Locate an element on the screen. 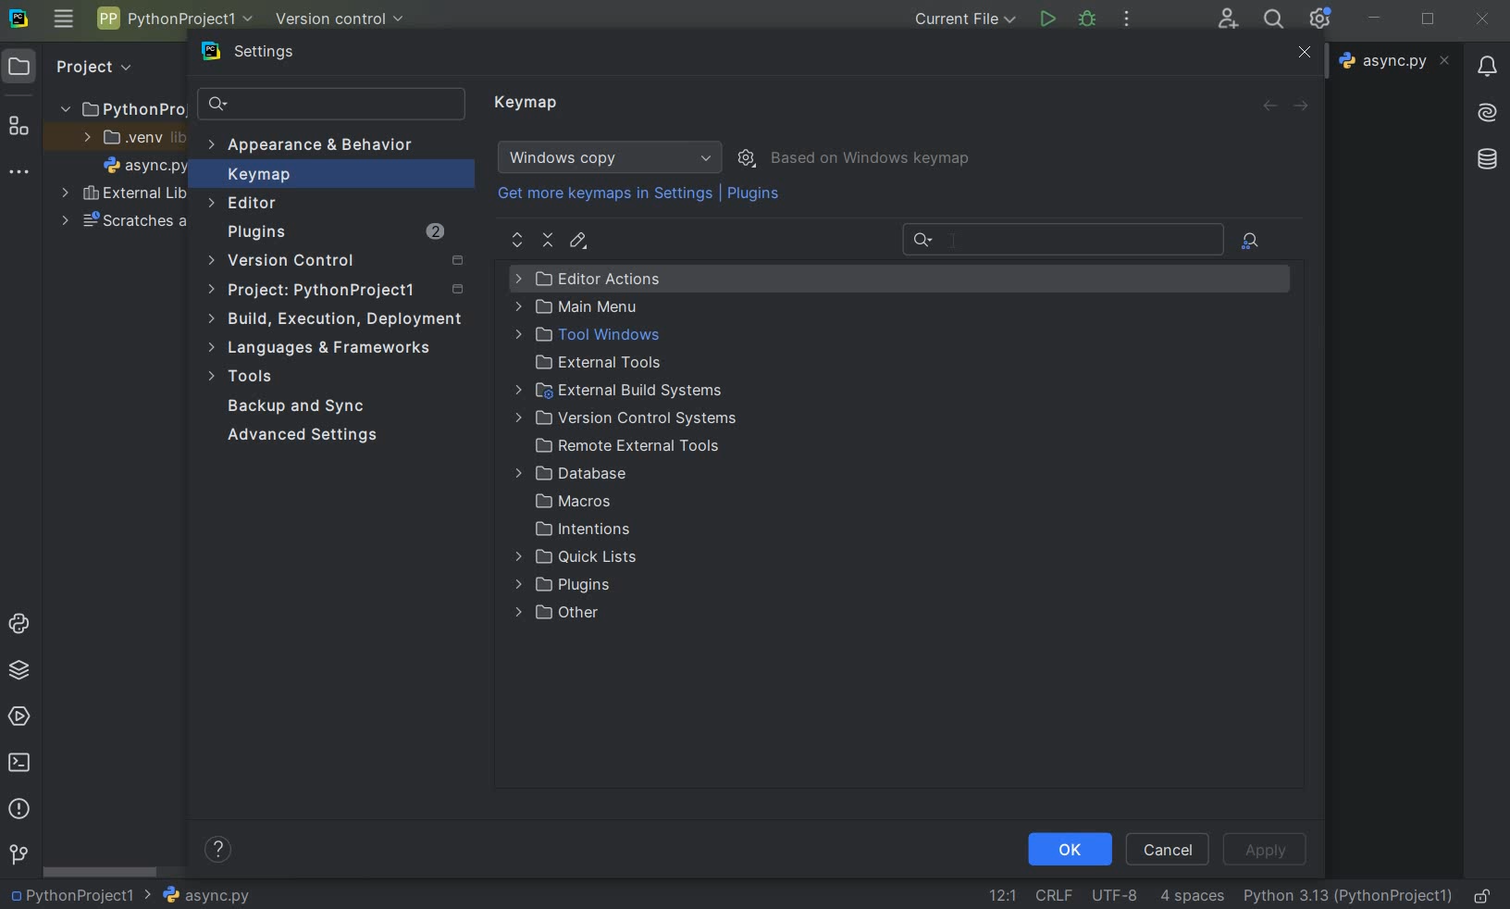 The image size is (1510, 909). backup and sync is located at coordinates (297, 408).